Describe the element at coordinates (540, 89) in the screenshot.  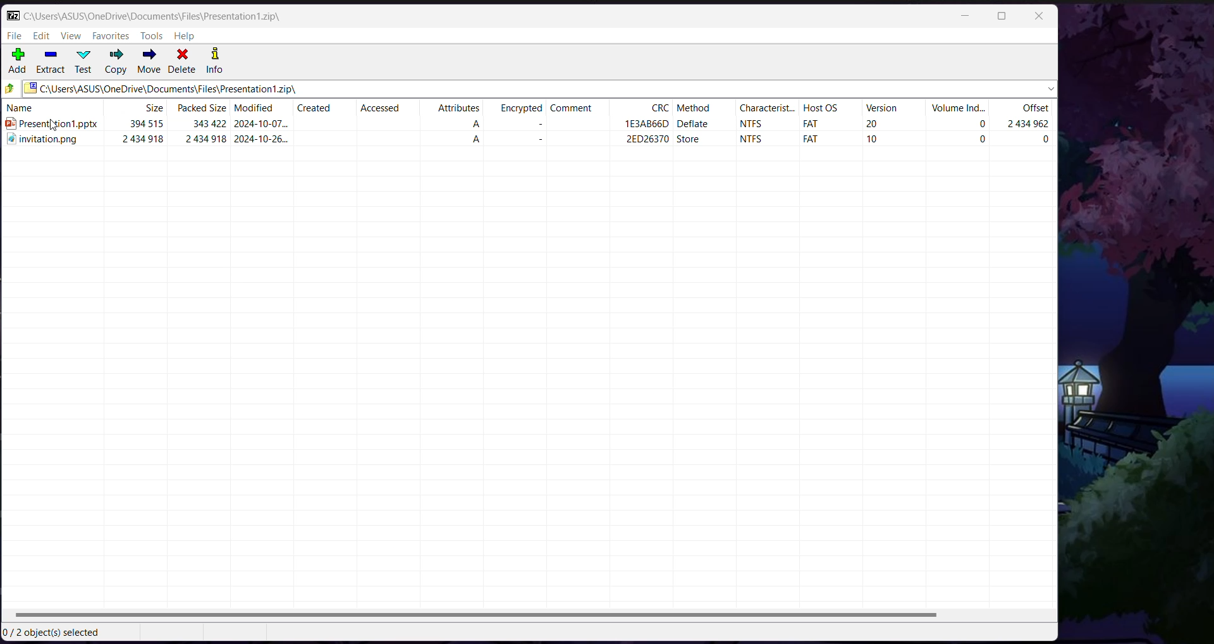
I see `Current Folder Path` at that location.